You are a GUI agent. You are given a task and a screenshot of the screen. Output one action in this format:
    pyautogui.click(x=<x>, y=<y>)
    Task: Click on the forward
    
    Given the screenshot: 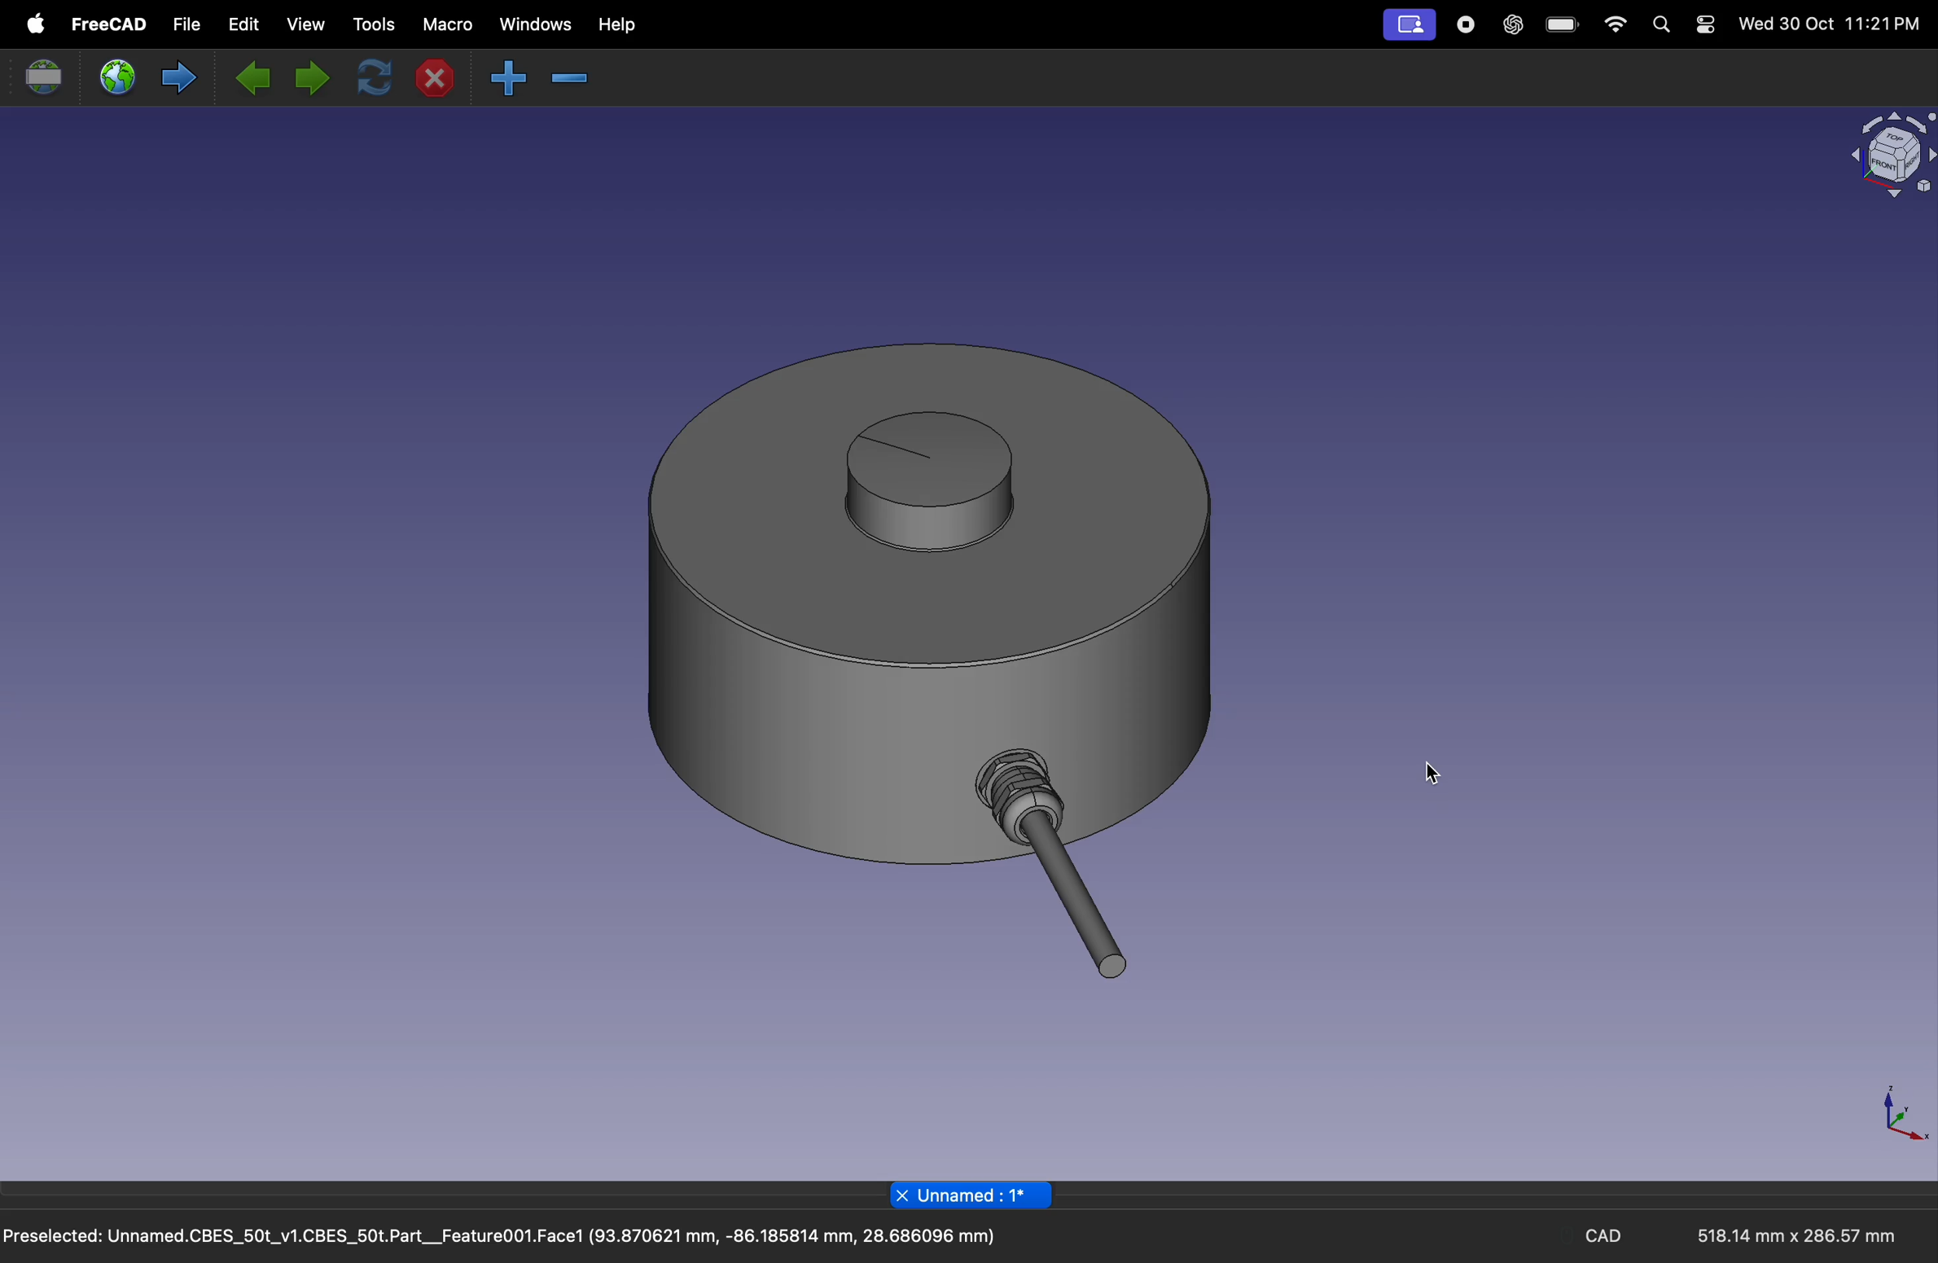 What is the action you would take?
    pyautogui.click(x=175, y=79)
    